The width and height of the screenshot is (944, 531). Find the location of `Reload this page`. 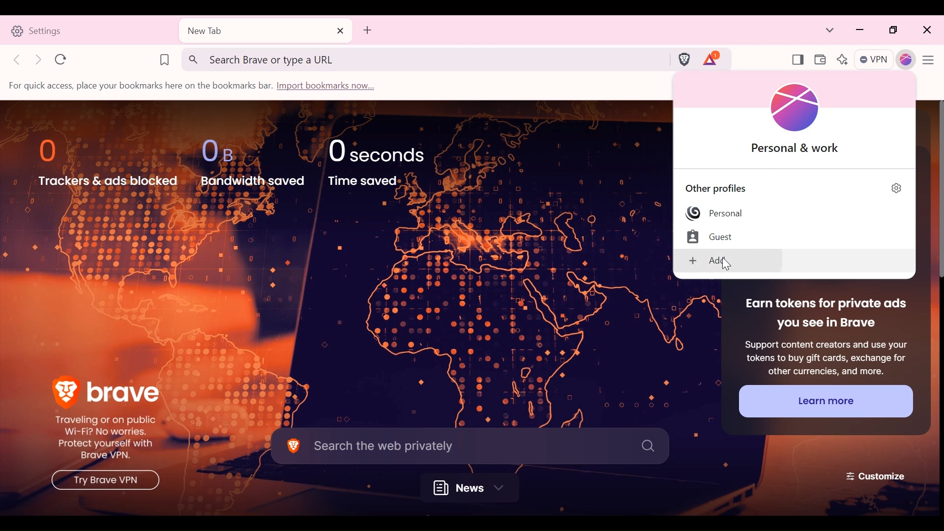

Reload this page is located at coordinates (61, 59).